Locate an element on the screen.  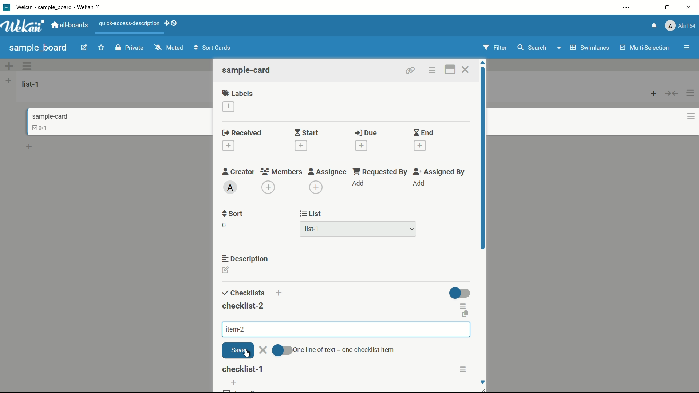
add card is located at coordinates (654, 93).